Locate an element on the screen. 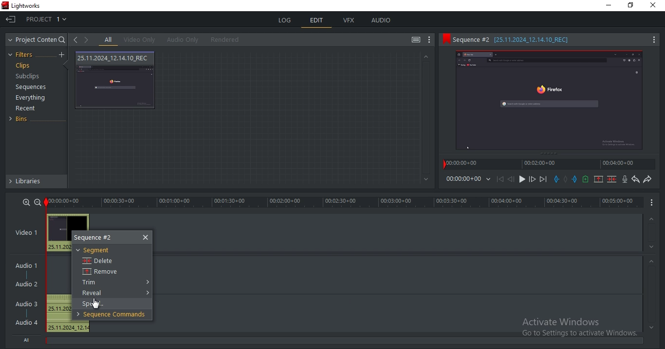  timeline is located at coordinates (550, 166).